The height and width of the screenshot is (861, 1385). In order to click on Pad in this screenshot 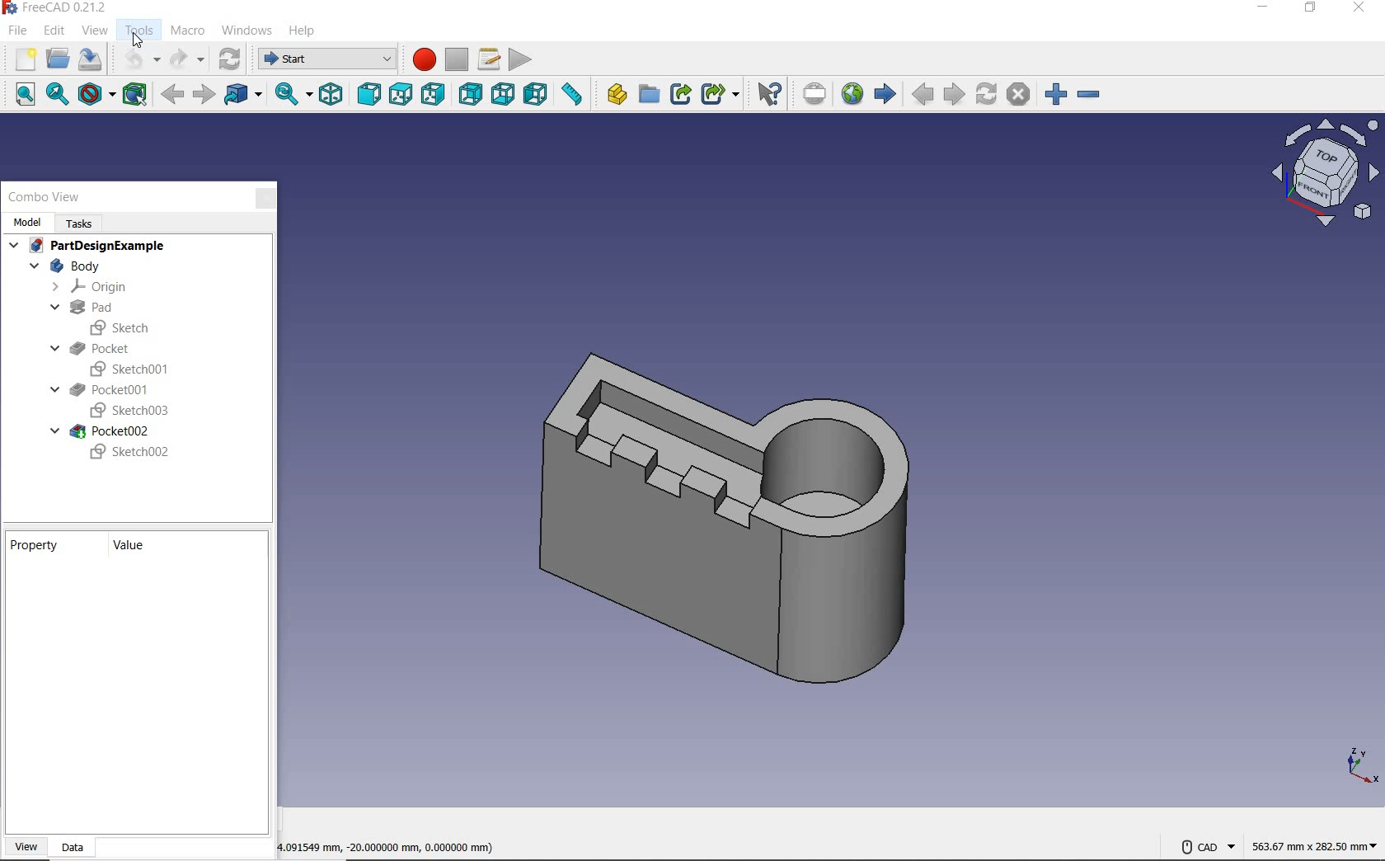, I will do `click(79, 308)`.